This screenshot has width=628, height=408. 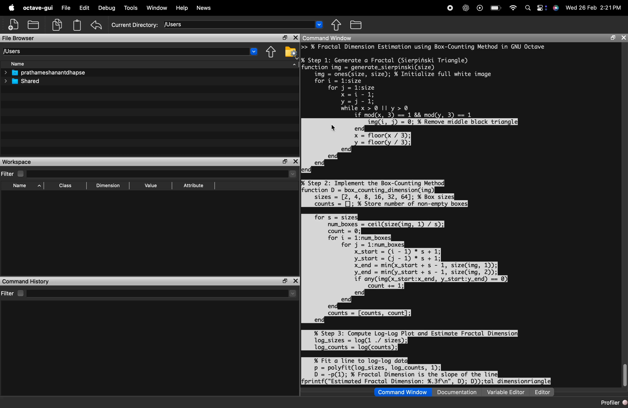 What do you see at coordinates (458, 393) in the screenshot?
I see `Documentation` at bounding box center [458, 393].